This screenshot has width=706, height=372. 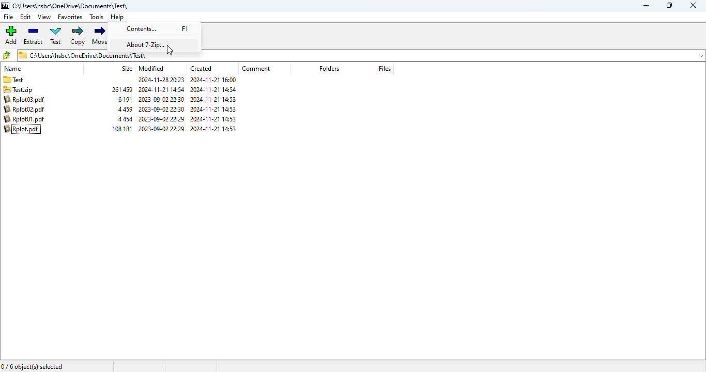 What do you see at coordinates (257, 68) in the screenshot?
I see `comment` at bounding box center [257, 68].